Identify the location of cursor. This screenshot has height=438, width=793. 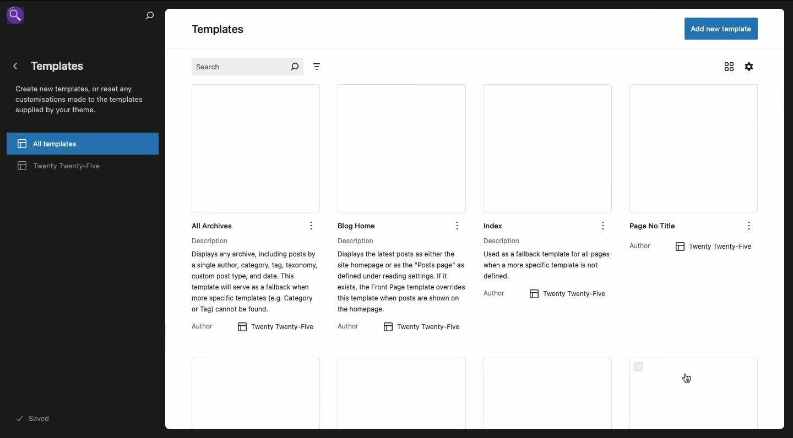
(687, 379).